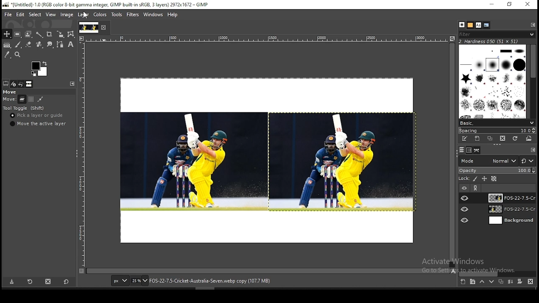  I want to click on new layer , so click(462, 282).